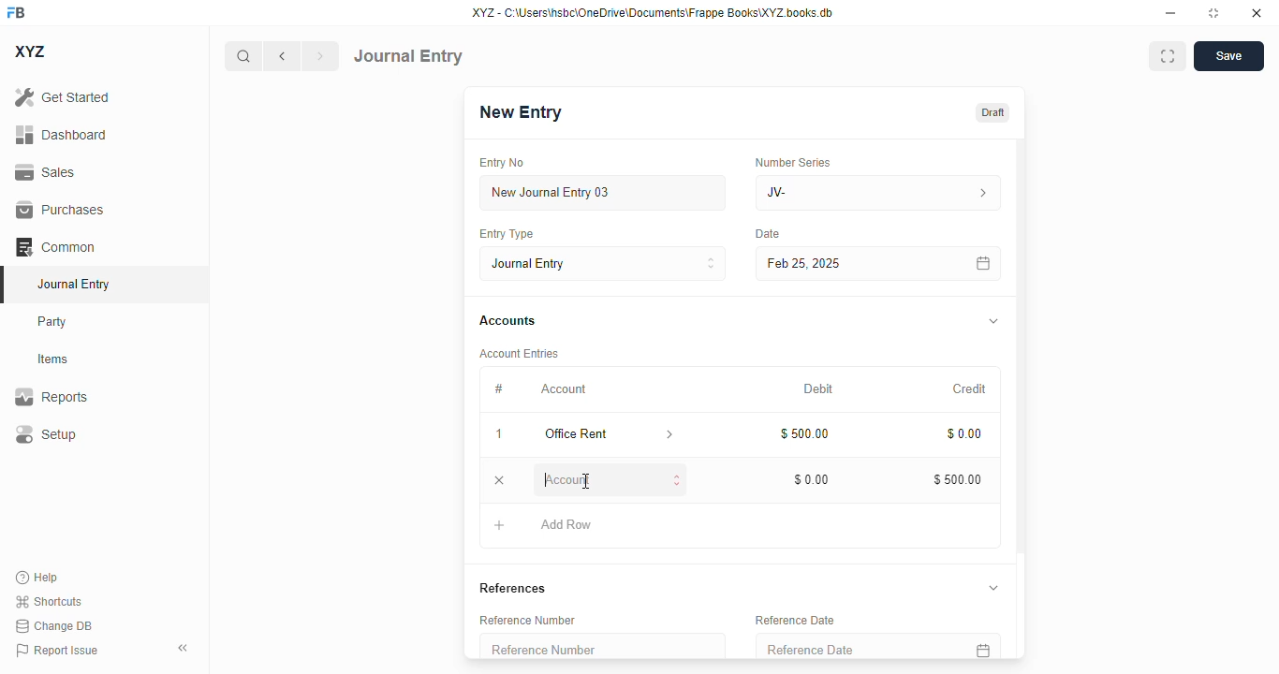 This screenshot has height=674, width=1279. I want to click on cursor, so click(586, 481).